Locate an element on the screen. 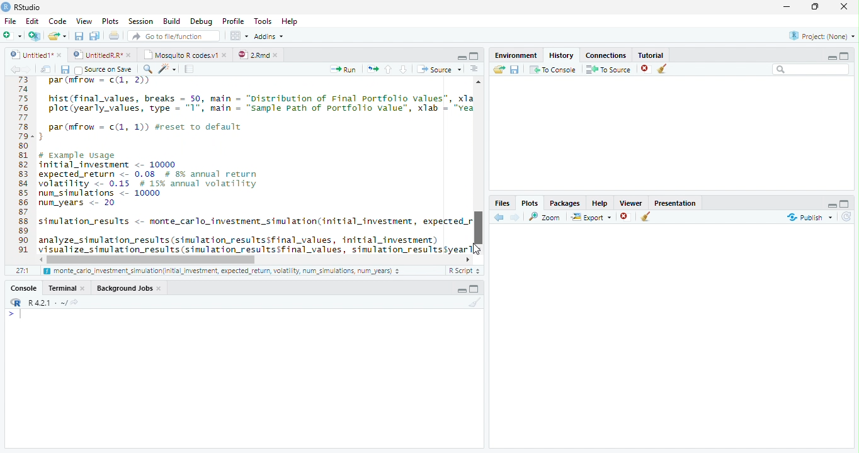 The height and width of the screenshot is (453, 859). Build is located at coordinates (172, 21).